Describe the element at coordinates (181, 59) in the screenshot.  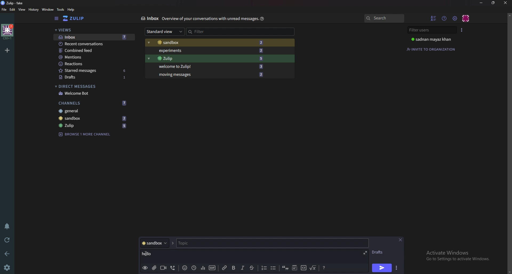
I see `# Zulip` at that location.